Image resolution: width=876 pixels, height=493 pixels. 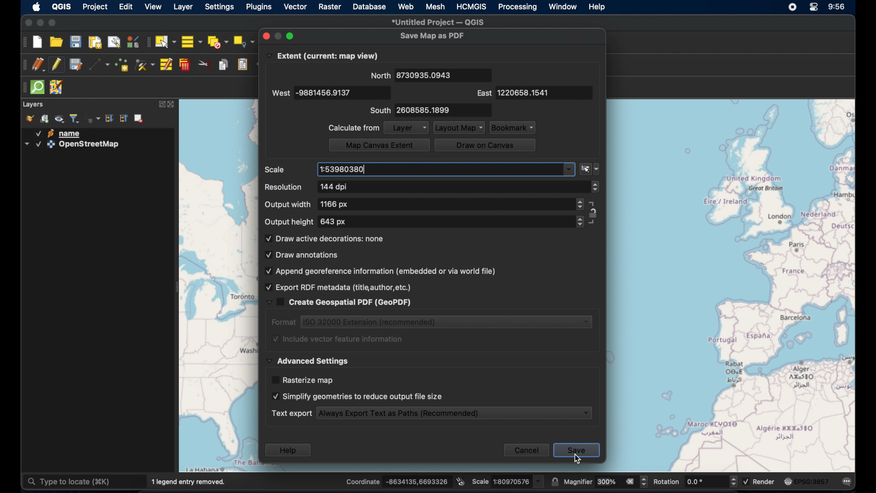 I want to click on save, so click(x=577, y=450).